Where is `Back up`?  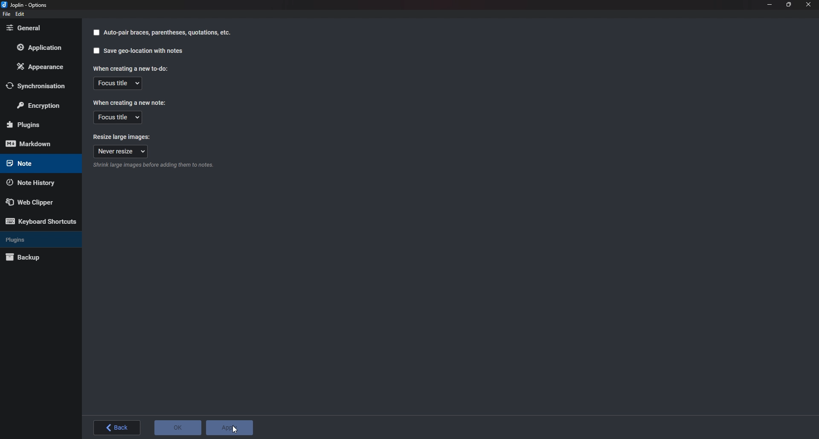
Back up is located at coordinates (37, 257).